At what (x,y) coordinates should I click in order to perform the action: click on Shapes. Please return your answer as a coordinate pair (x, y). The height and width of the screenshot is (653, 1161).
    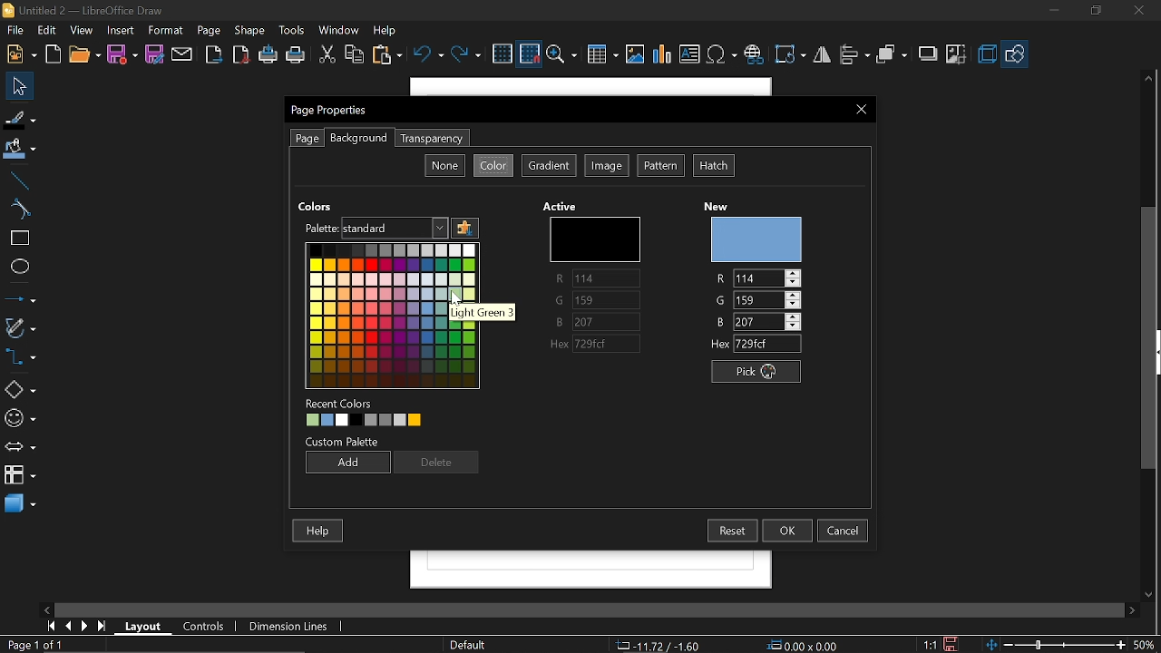
    Looking at the image, I should click on (20, 388).